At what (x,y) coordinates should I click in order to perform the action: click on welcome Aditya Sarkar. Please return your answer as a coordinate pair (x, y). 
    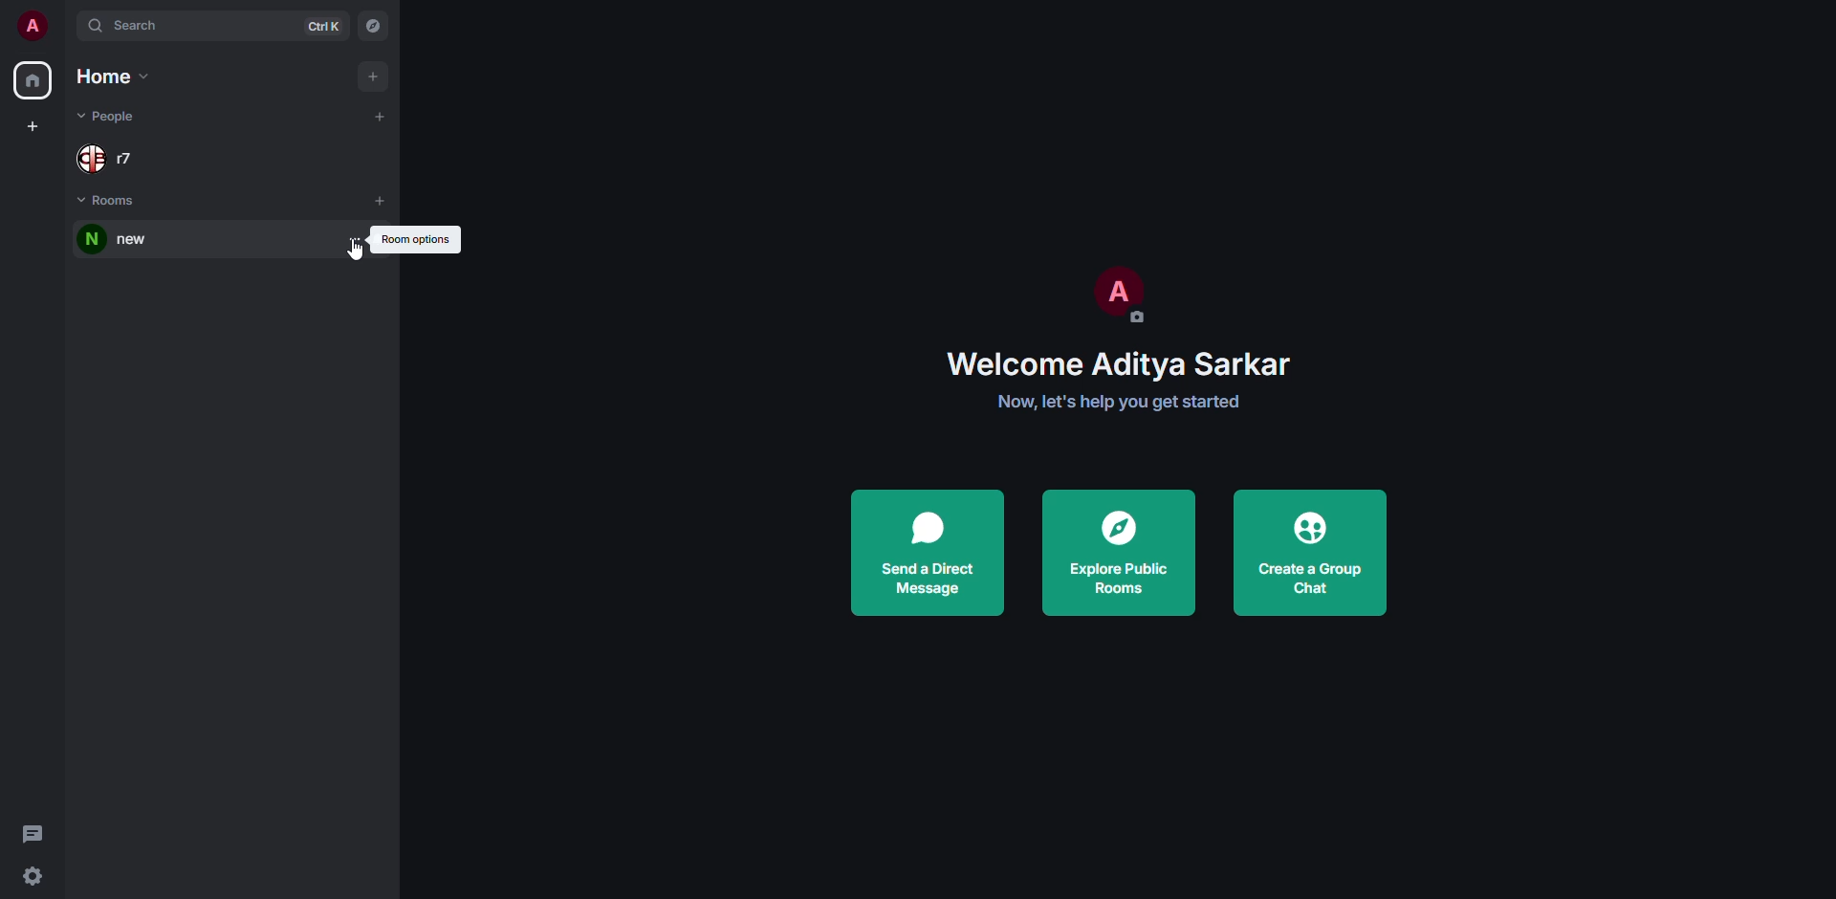
    Looking at the image, I should click on (1120, 364).